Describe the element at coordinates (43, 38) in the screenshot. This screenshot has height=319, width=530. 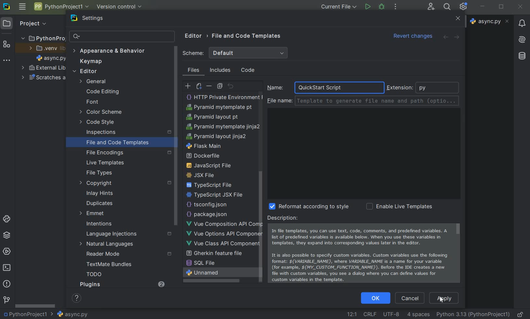
I see `project name` at that location.